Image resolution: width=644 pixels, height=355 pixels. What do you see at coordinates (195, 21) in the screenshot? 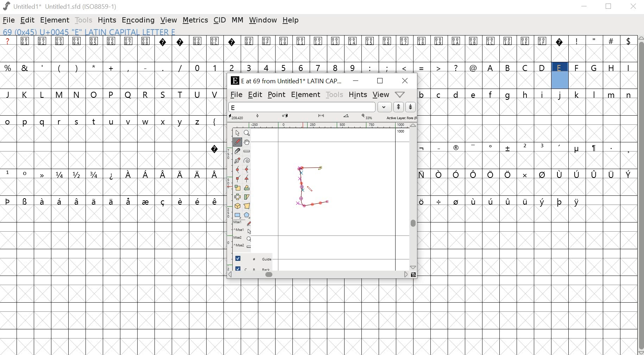
I see `metrics` at bounding box center [195, 21].